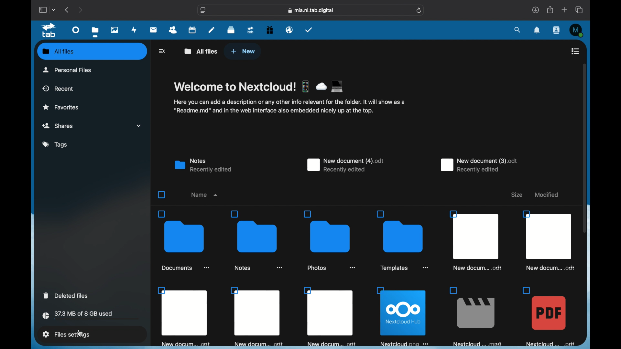 The width and height of the screenshot is (621, 349). What do you see at coordinates (518, 29) in the screenshot?
I see `search` at bounding box center [518, 29].